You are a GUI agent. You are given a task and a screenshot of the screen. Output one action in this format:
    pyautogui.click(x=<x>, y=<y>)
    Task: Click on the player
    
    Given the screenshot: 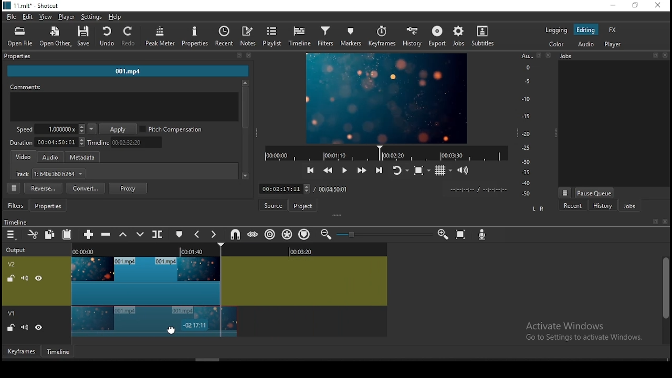 What is the action you would take?
    pyautogui.click(x=615, y=45)
    